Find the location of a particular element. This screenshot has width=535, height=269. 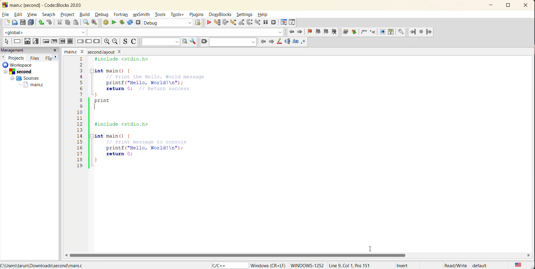

previous bookmark is located at coordinates (317, 32).